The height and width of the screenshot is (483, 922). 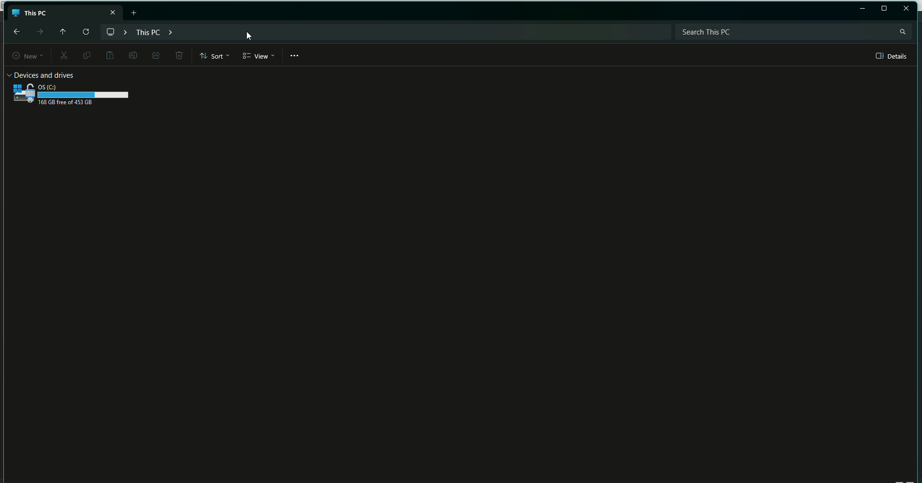 I want to click on File path, so click(x=145, y=31).